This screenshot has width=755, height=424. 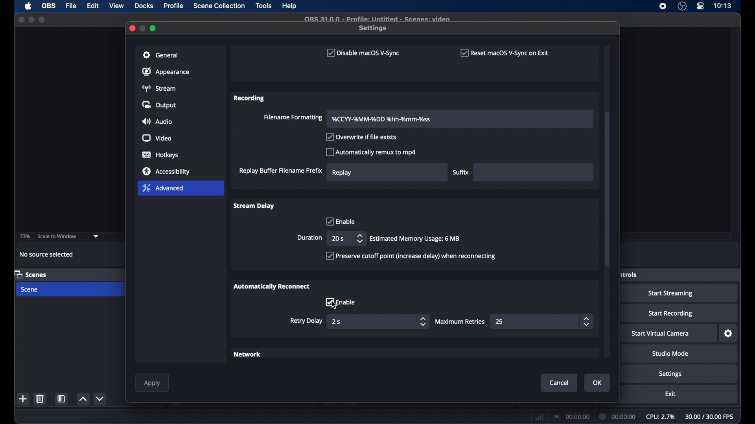 What do you see at coordinates (671, 375) in the screenshot?
I see `settings` at bounding box center [671, 375].